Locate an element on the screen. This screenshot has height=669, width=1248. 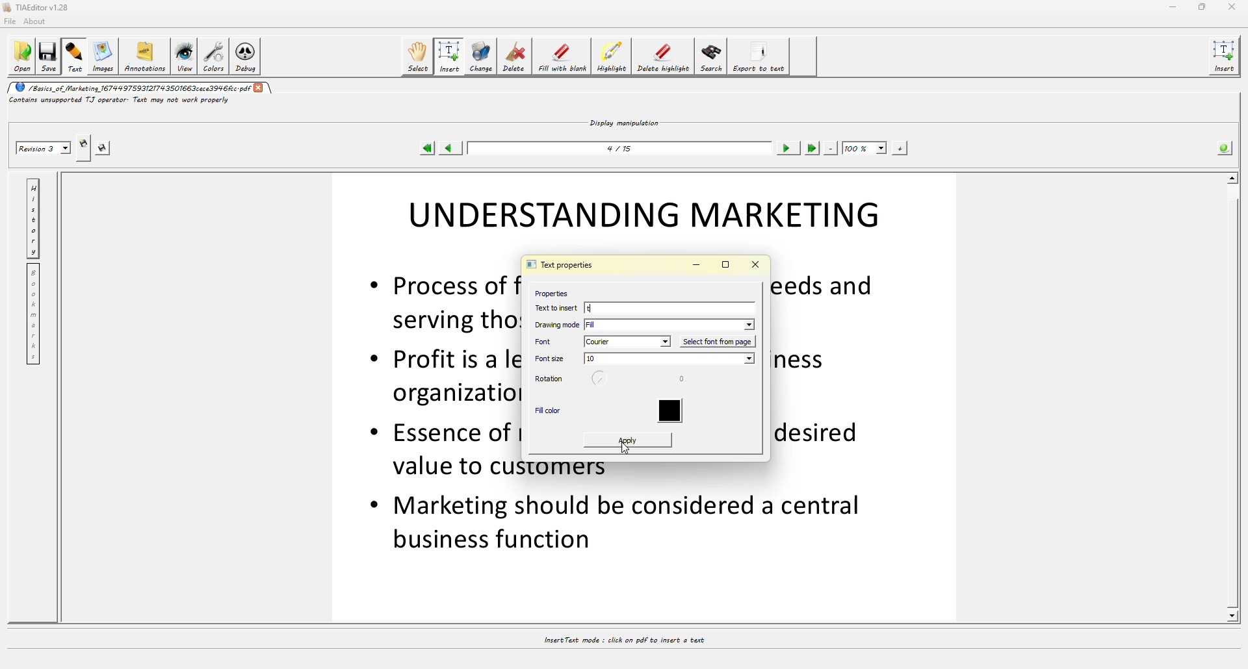
close is located at coordinates (1231, 6).